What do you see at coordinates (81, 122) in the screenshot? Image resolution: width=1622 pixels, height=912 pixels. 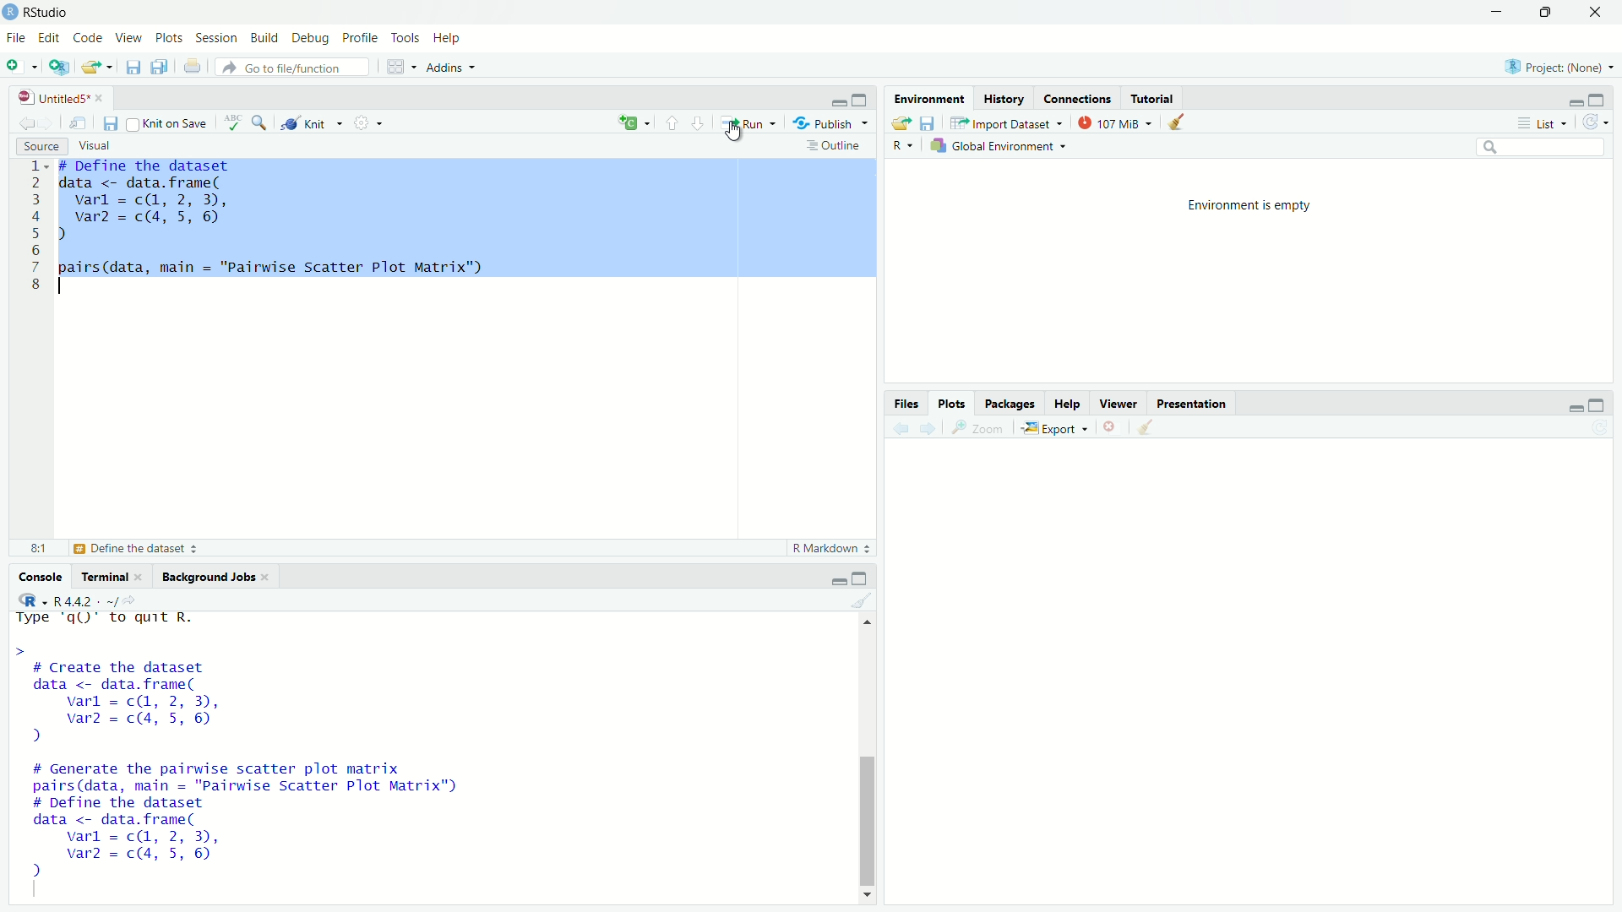 I see `Show in new window` at bounding box center [81, 122].